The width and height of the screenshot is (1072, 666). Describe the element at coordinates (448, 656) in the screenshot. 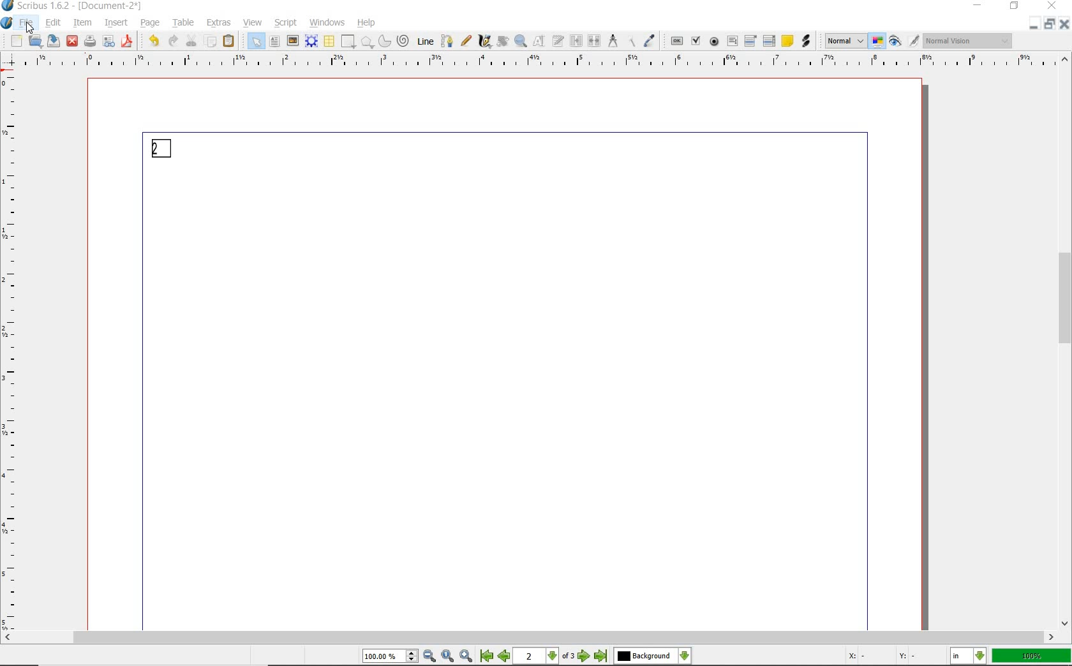

I see `Zoom to 100%` at that location.